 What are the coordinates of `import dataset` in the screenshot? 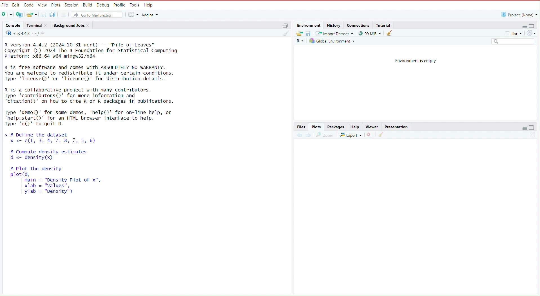 It's located at (334, 34).